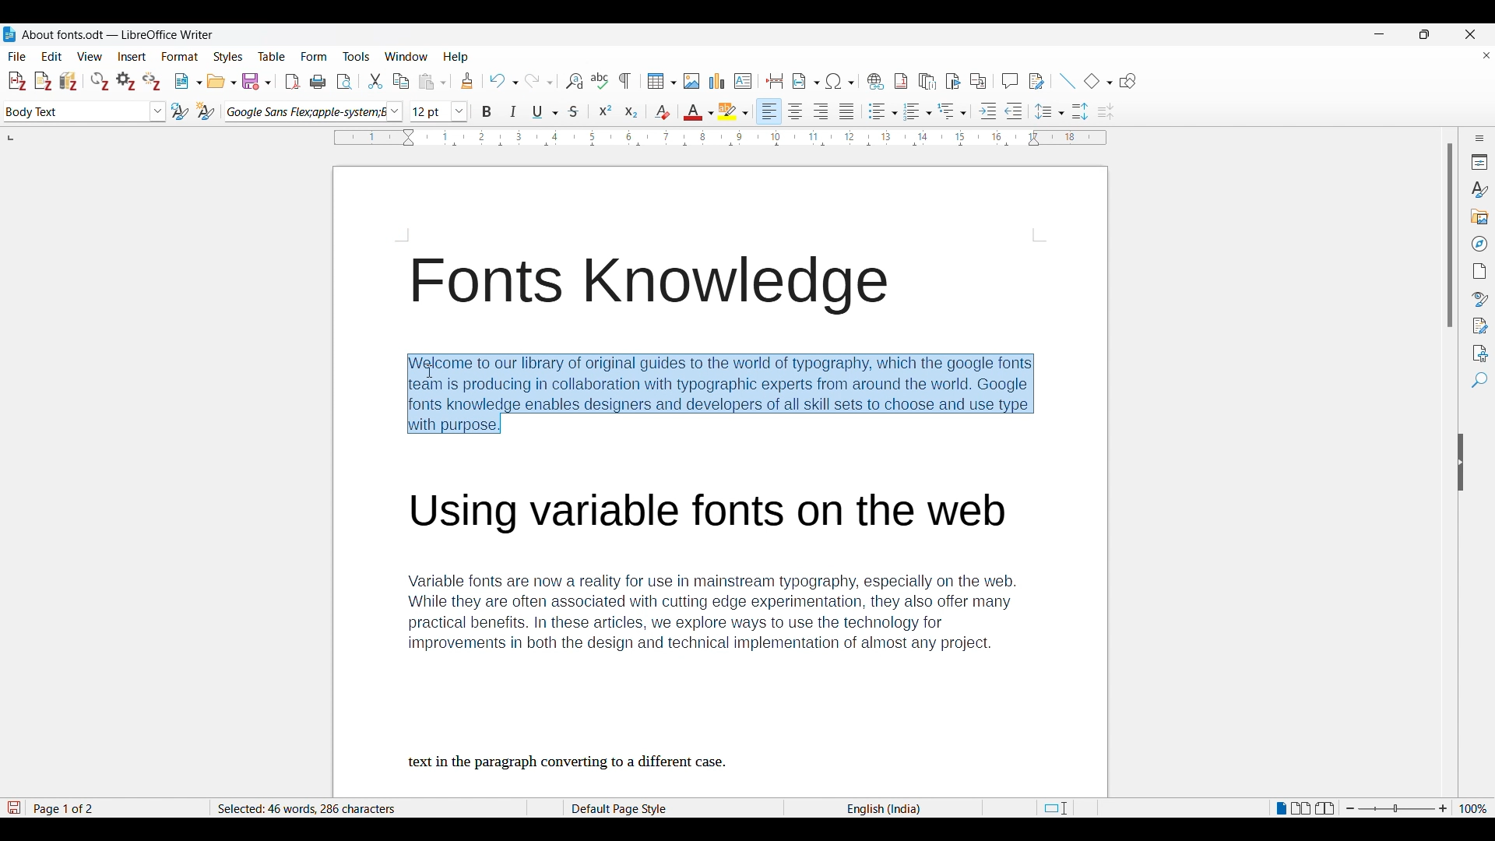 The image size is (1495, 841). What do you see at coordinates (953, 82) in the screenshot?
I see `Insert bookmark` at bounding box center [953, 82].